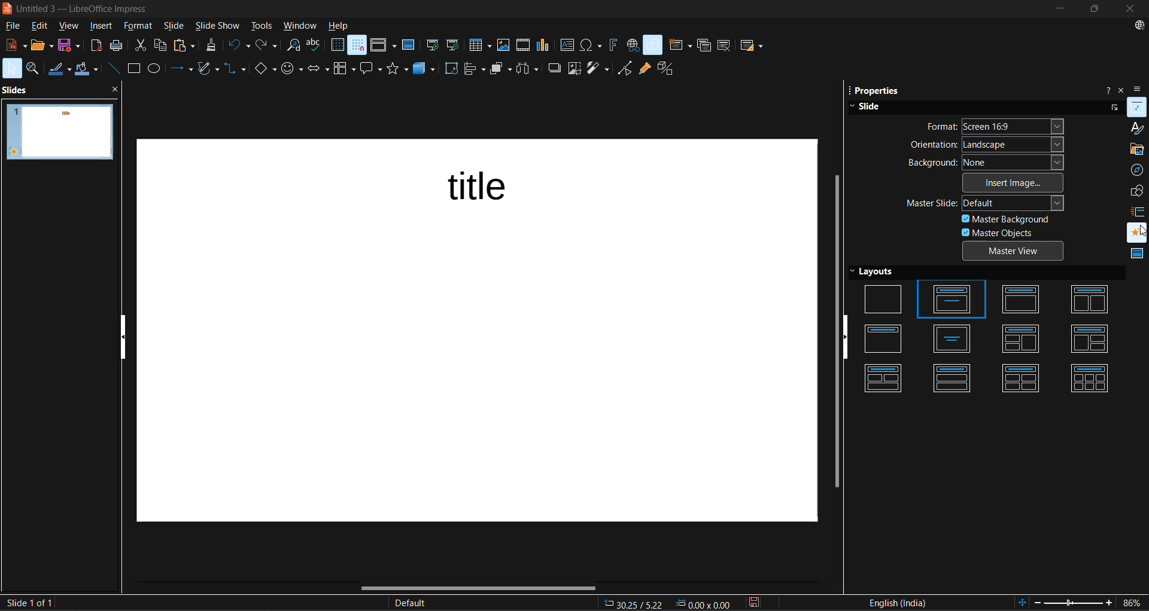  Describe the element at coordinates (115, 85) in the screenshot. I see `close pane` at that location.